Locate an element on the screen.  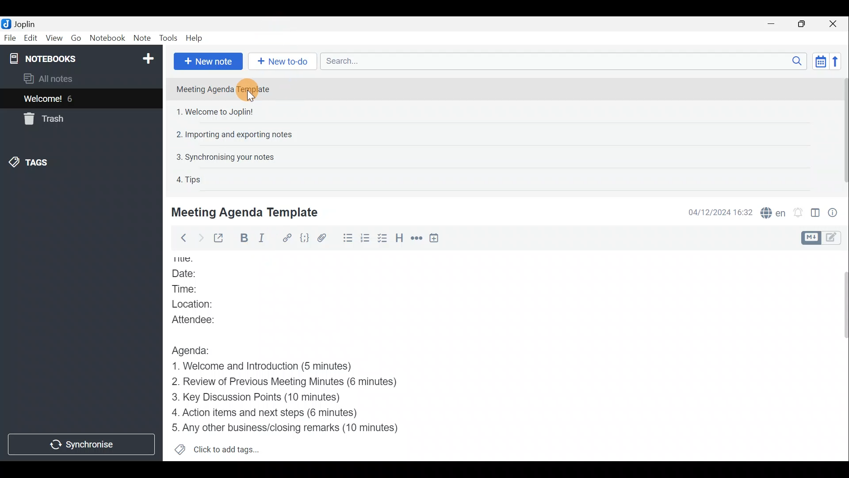
Numbered list is located at coordinates (365, 239).